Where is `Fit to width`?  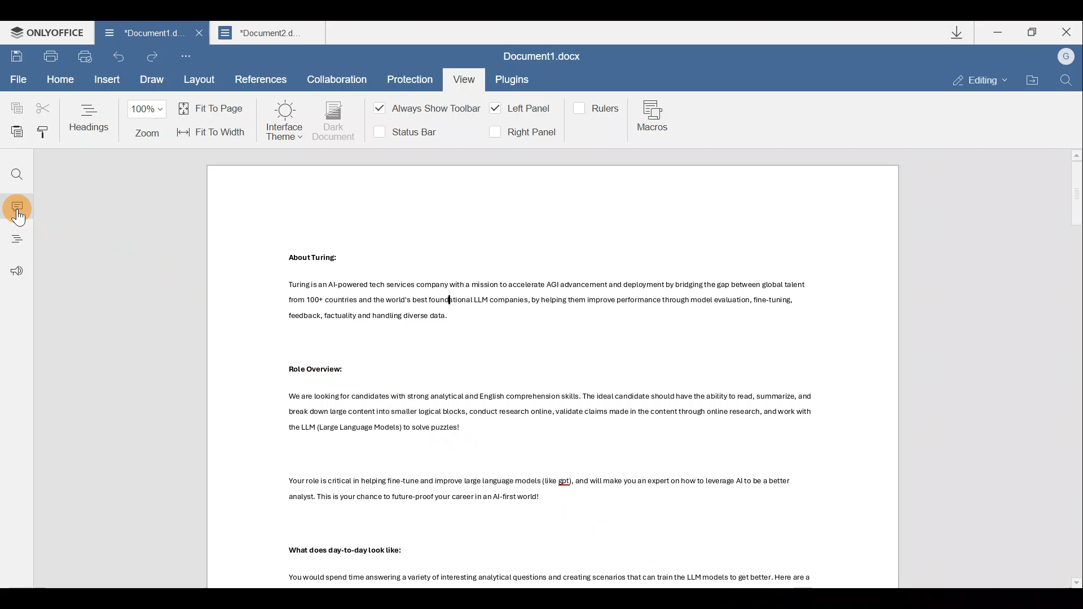
Fit to width is located at coordinates (213, 132).